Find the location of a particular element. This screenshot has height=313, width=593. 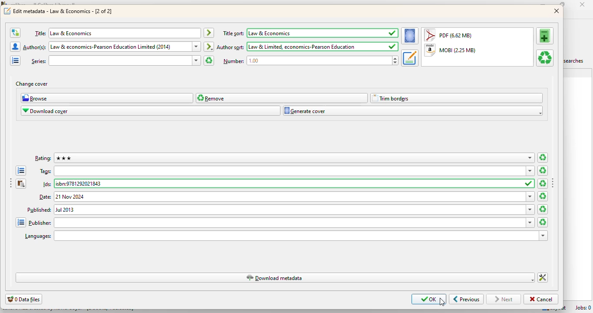

number: 1.00 is located at coordinates (310, 61).